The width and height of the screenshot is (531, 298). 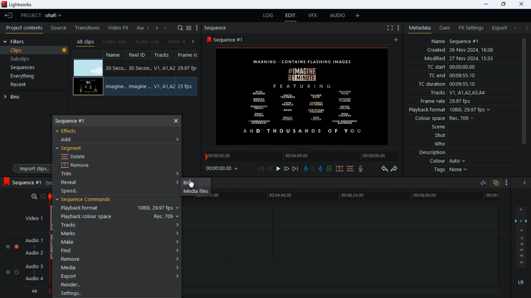 What do you see at coordinates (118, 259) in the screenshot?
I see `remove` at bounding box center [118, 259].